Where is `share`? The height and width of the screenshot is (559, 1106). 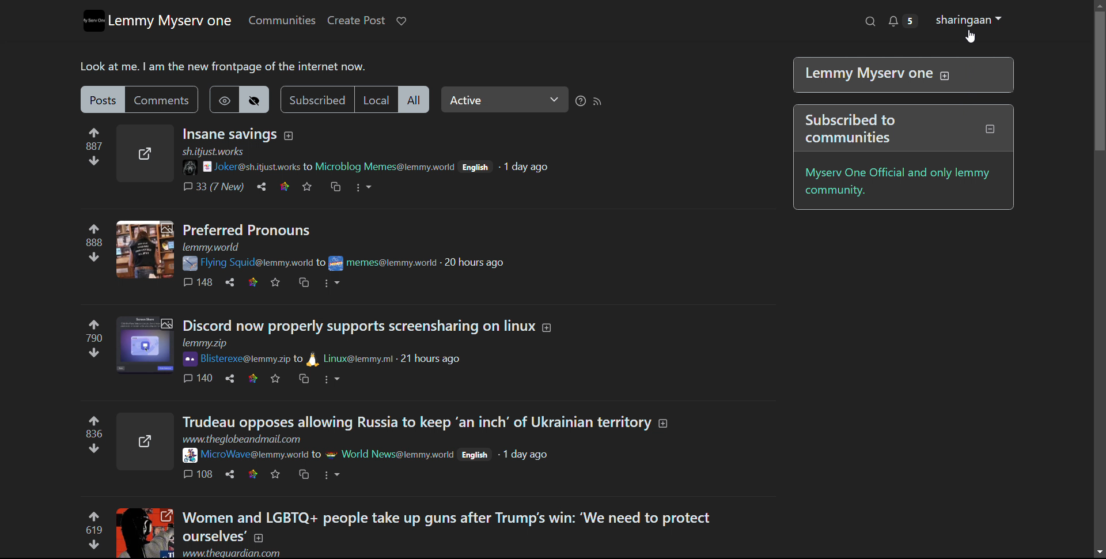
share is located at coordinates (229, 282).